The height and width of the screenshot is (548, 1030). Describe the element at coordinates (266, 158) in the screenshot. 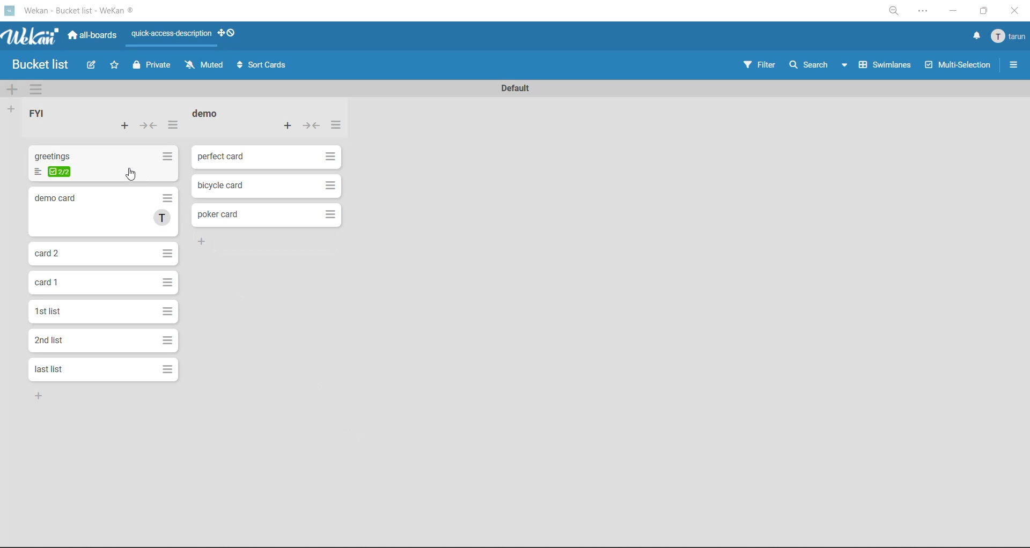

I see `cards` at that location.